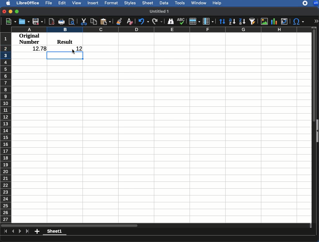 This screenshot has height=242, width=319. Describe the element at coordinates (93, 21) in the screenshot. I see `Copy` at that location.